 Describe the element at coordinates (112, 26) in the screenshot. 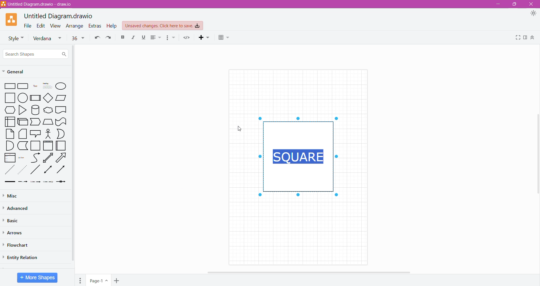

I see `Help` at that location.